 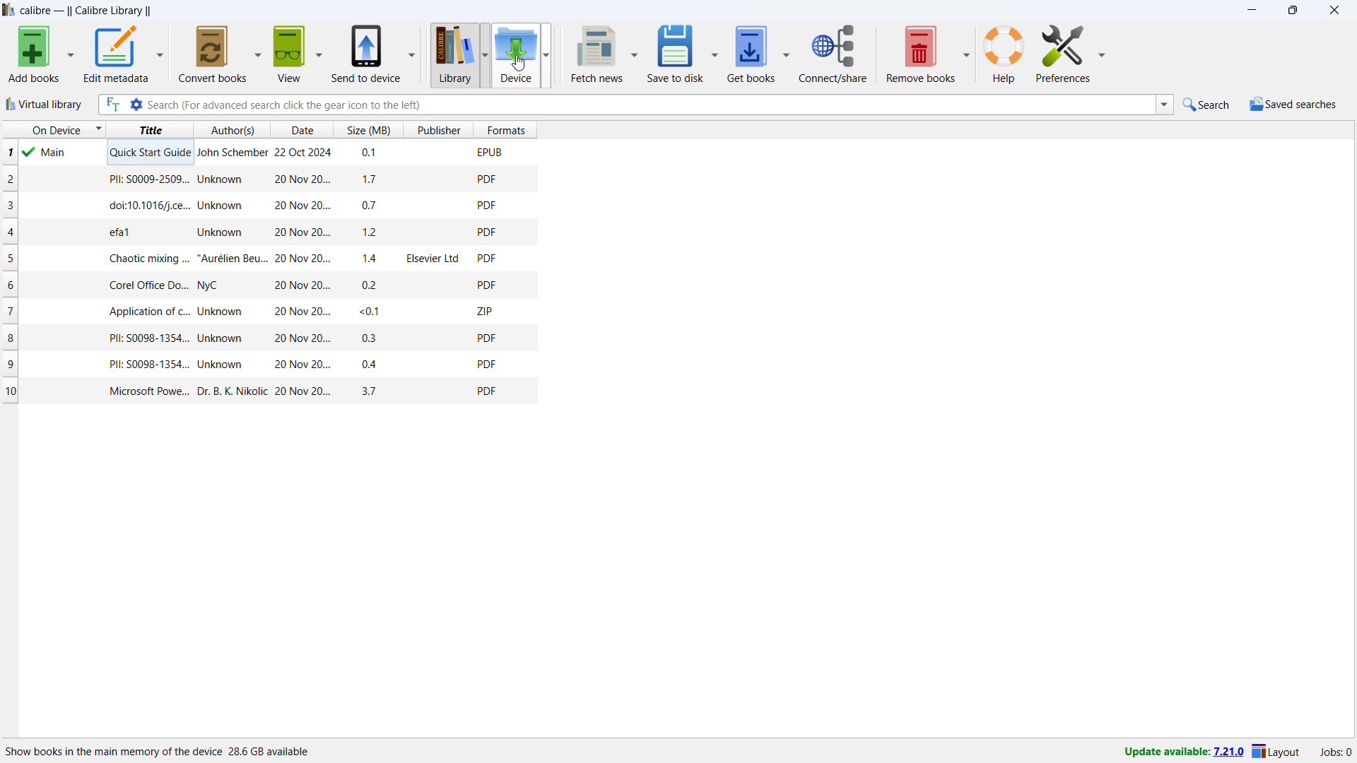 I want to click on remove books, so click(x=920, y=52).